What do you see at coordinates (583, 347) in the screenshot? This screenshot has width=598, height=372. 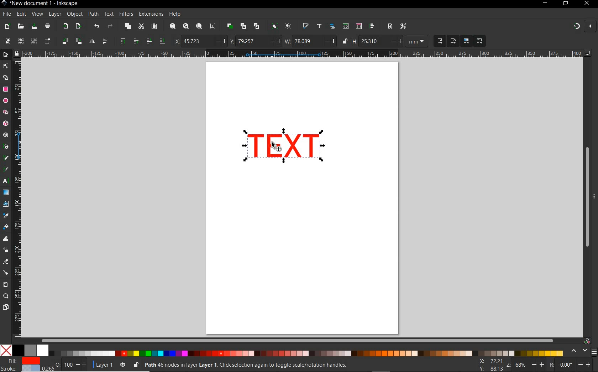 I see `COLOR MANAGED MODE` at bounding box center [583, 347].